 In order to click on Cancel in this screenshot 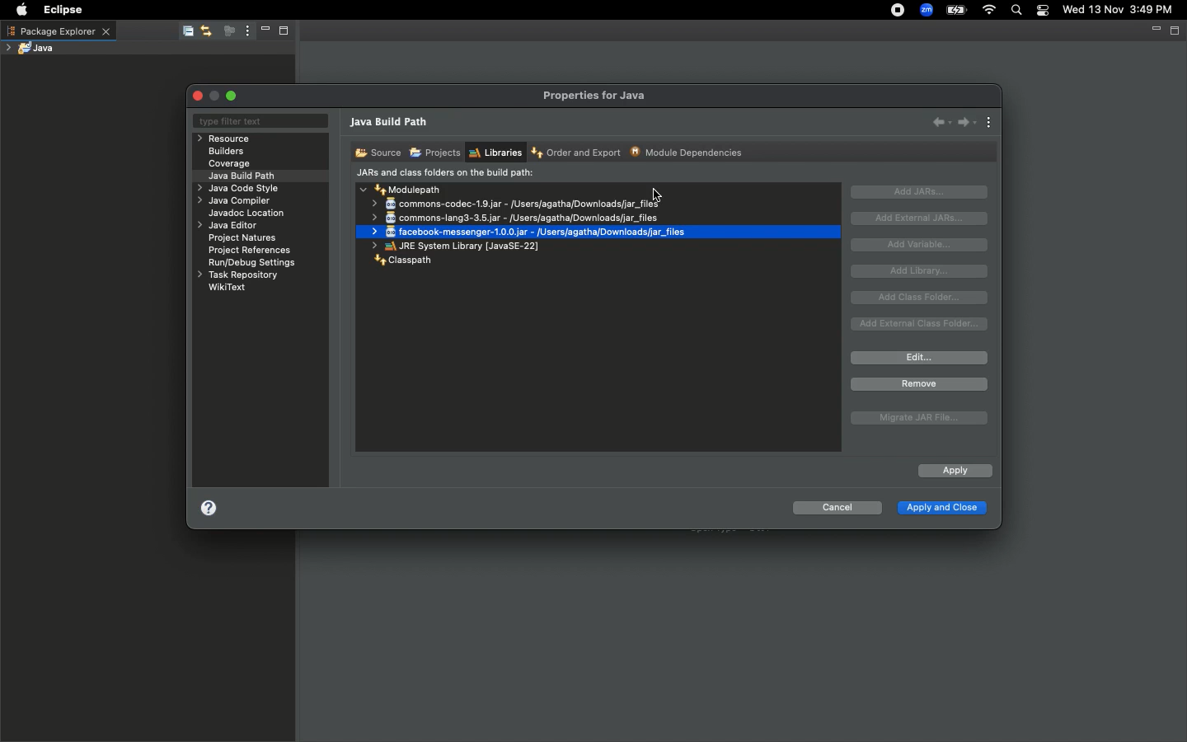, I will do `click(837, 510)`.